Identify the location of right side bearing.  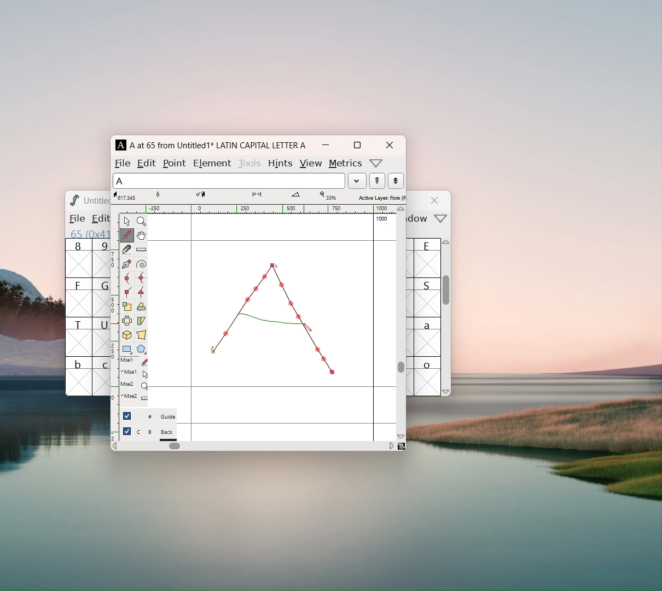
(374, 327).